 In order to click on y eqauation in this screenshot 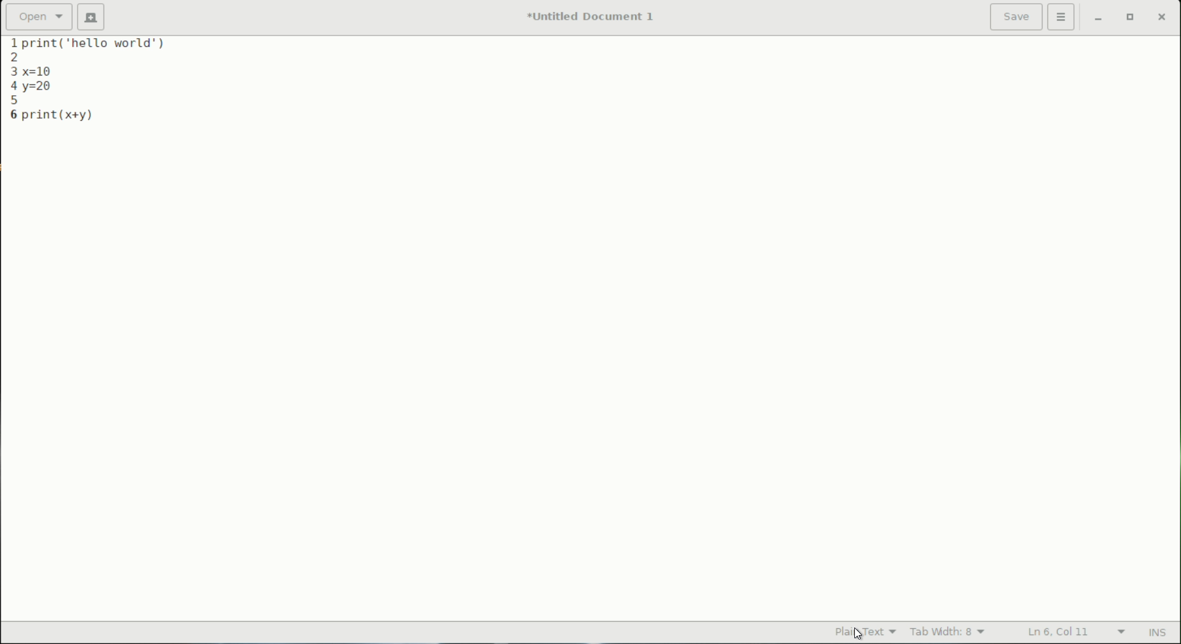, I will do `click(43, 88)`.